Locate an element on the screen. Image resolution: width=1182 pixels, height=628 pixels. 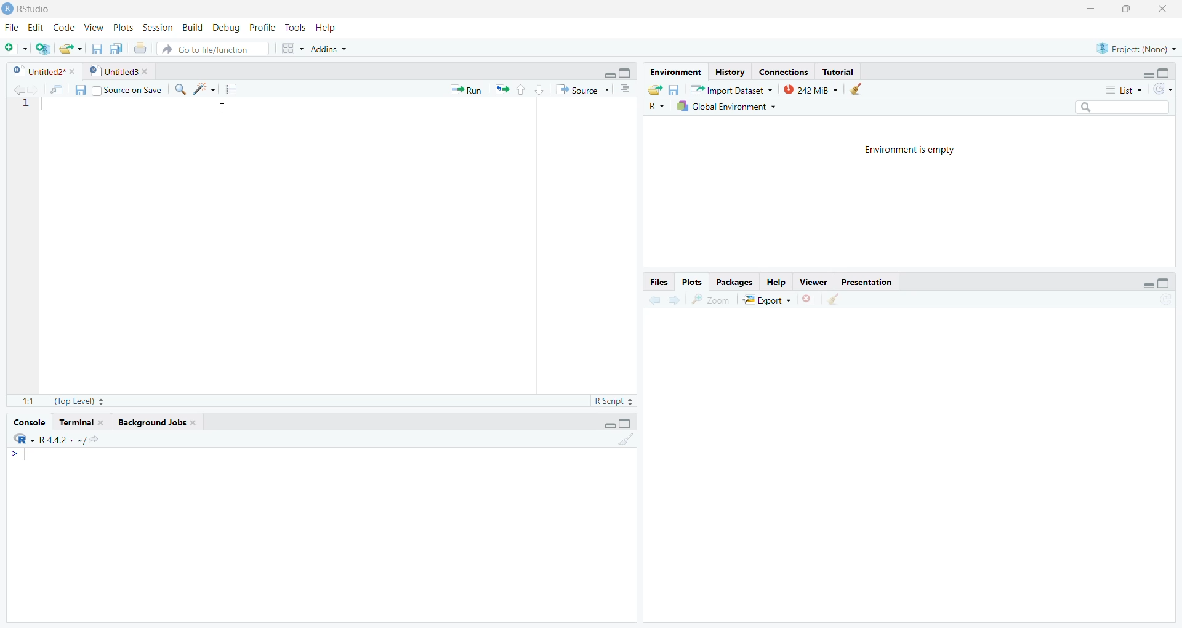
move back is located at coordinates (654, 299).